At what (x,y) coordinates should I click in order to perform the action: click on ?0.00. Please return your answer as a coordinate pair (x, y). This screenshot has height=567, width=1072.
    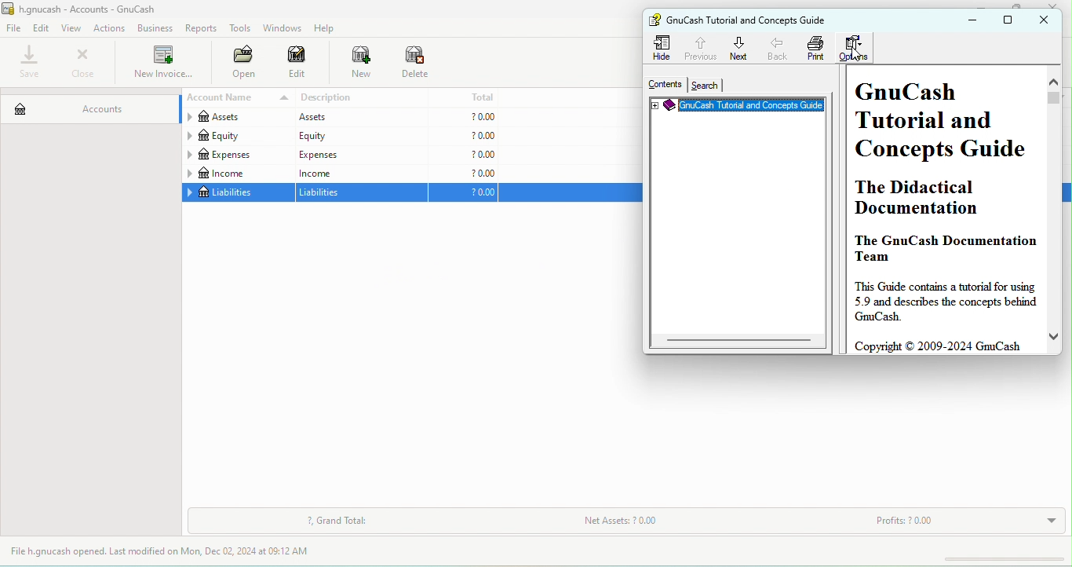
    Looking at the image, I should click on (463, 137).